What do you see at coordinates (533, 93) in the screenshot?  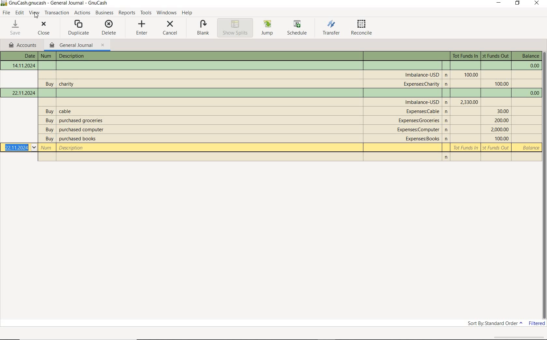 I see `balance` at bounding box center [533, 93].